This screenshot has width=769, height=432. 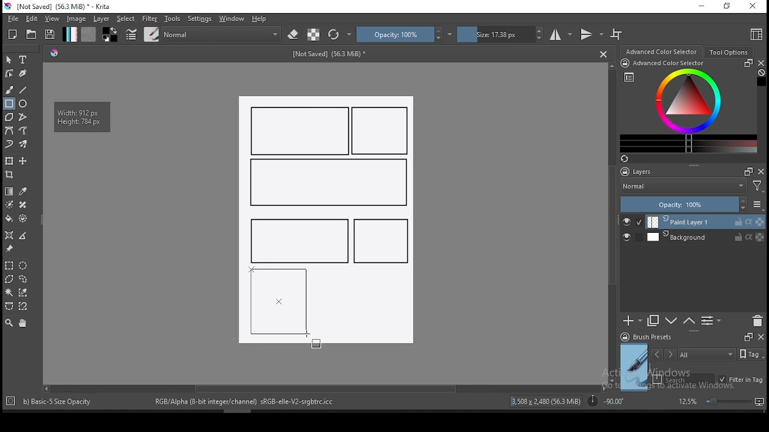 What do you see at coordinates (31, 18) in the screenshot?
I see `edit` at bounding box center [31, 18].